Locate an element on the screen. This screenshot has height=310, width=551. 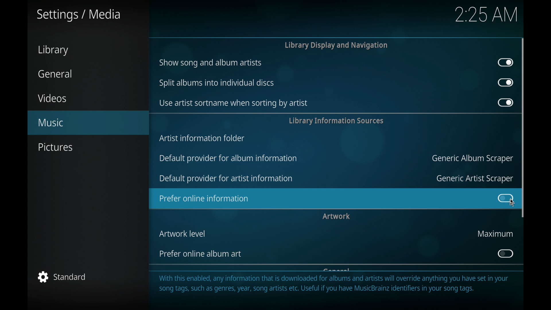
toggle button is located at coordinates (505, 83).